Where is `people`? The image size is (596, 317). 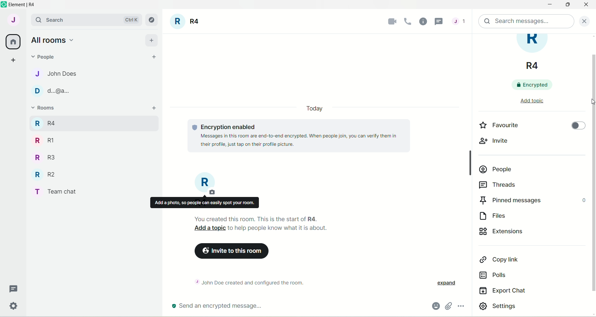
people is located at coordinates (497, 167).